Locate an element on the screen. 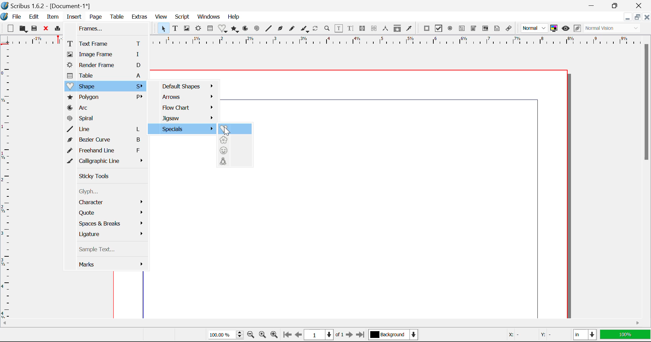 This screenshot has width=651, height=342. Insert is located at coordinates (73, 17).